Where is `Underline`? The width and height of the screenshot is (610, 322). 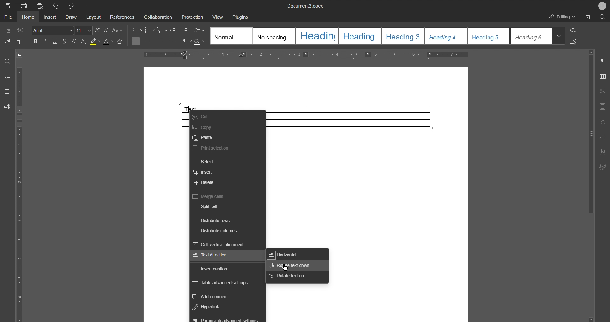
Underline is located at coordinates (55, 41).